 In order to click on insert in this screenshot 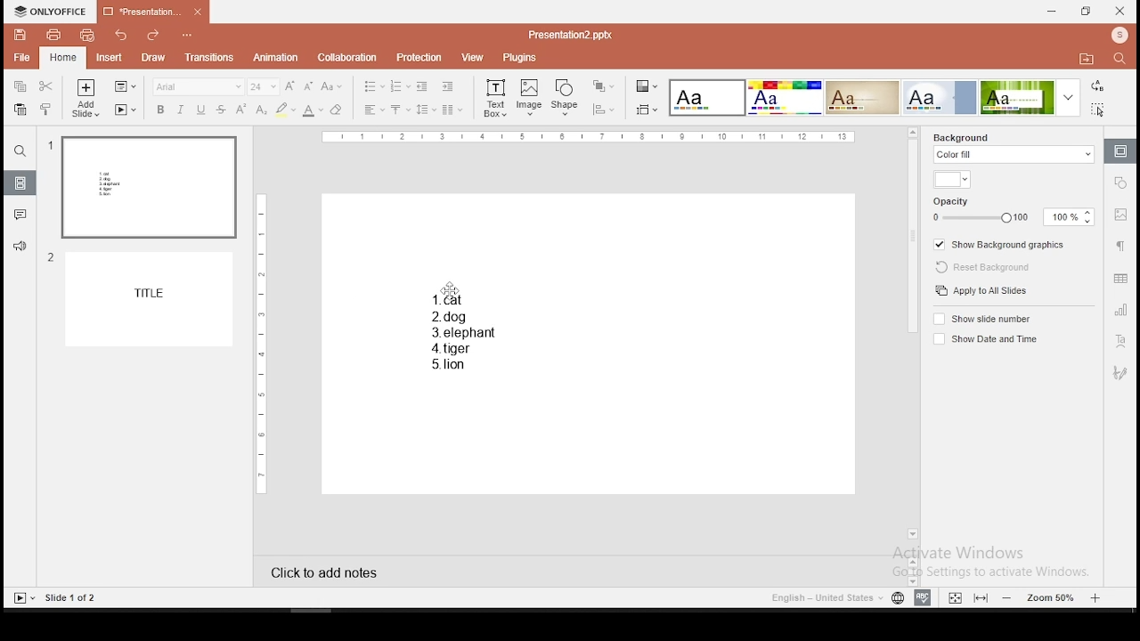, I will do `click(108, 57)`.